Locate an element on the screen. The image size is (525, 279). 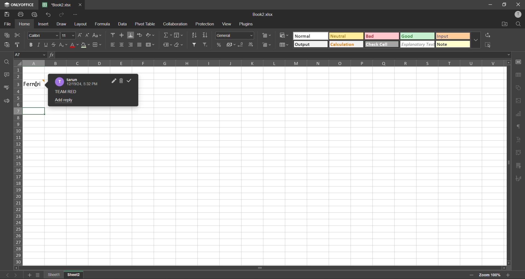
copy is located at coordinates (8, 36).